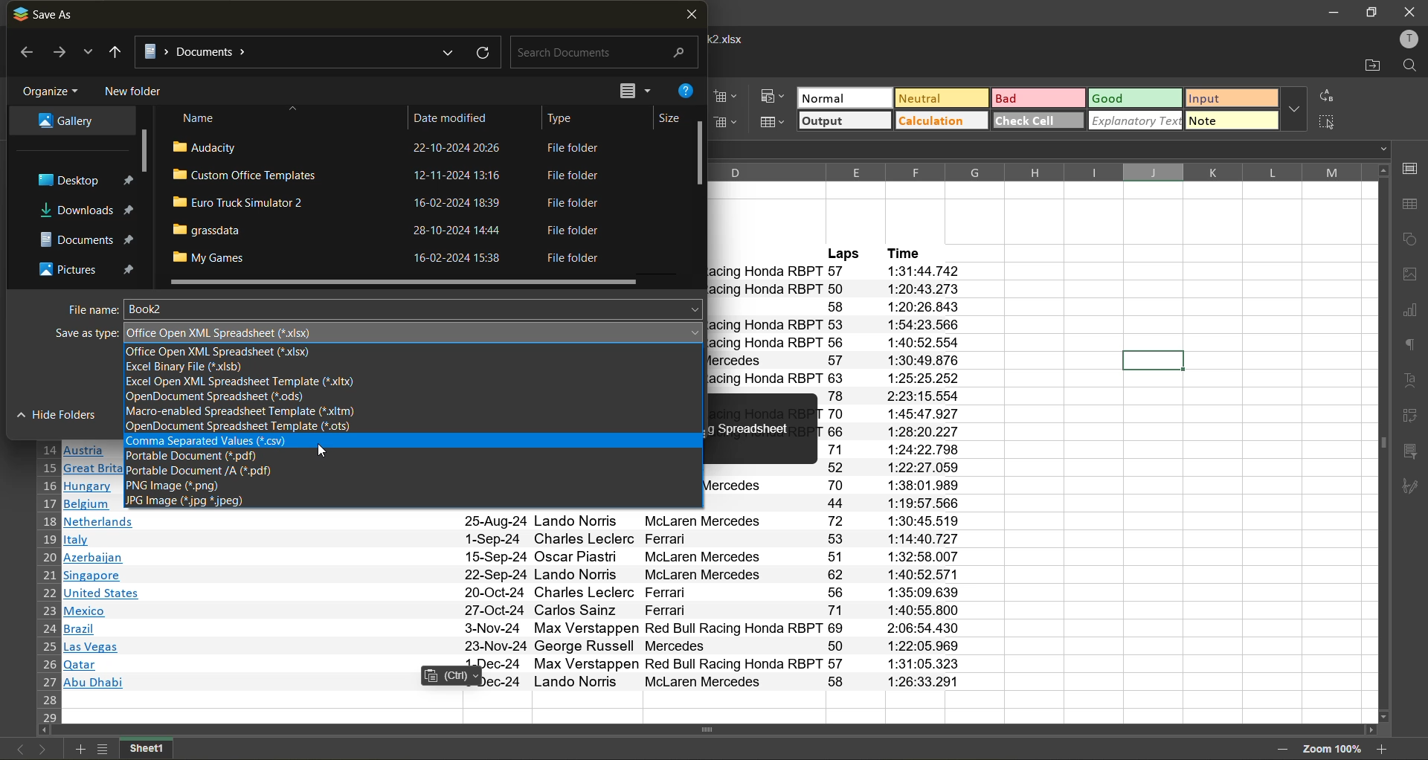 This screenshot has width=1428, height=760. Describe the element at coordinates (1410, 276) in the screenshot. I see `images` at that location.